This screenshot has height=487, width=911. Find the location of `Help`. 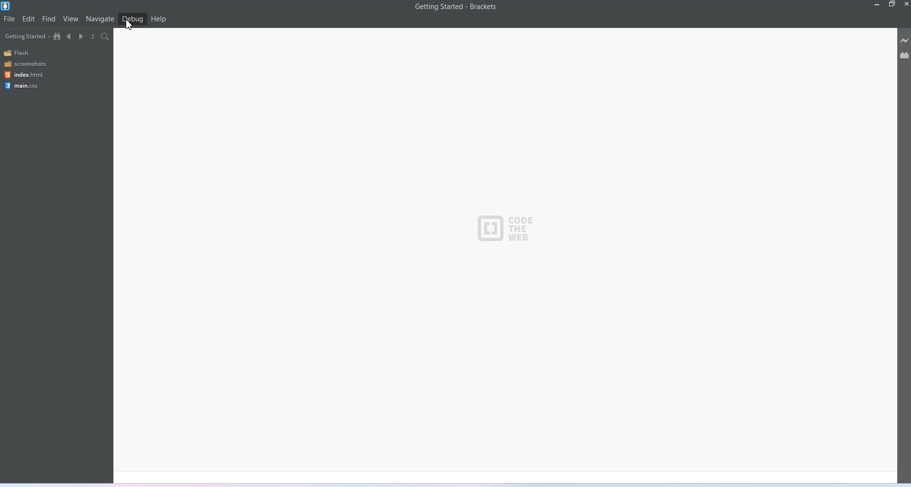

Help is located at coordinates (158, 18).